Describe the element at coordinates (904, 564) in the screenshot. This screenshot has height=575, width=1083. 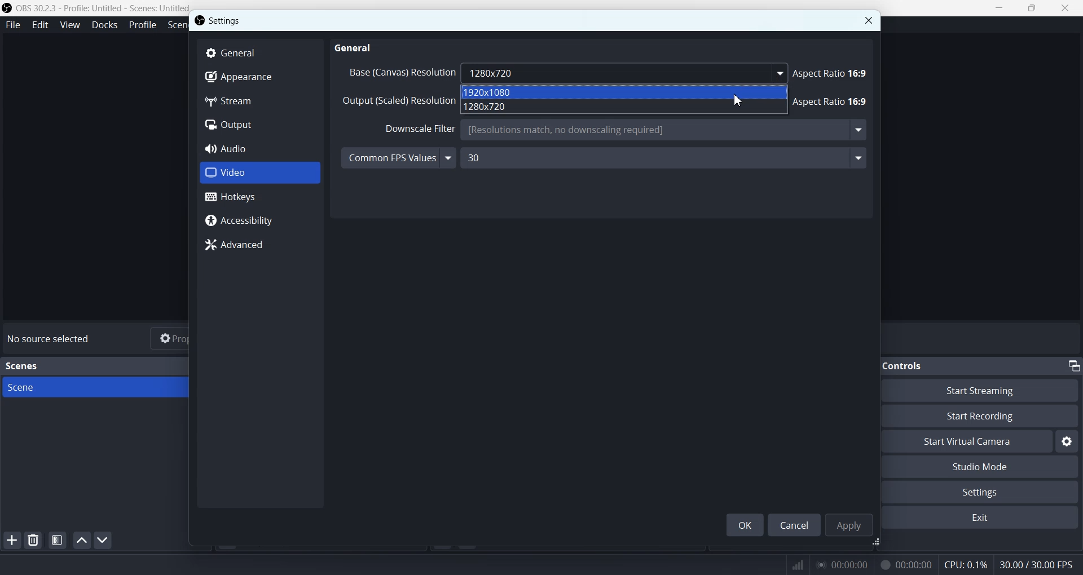
I see `recording time` at that location.